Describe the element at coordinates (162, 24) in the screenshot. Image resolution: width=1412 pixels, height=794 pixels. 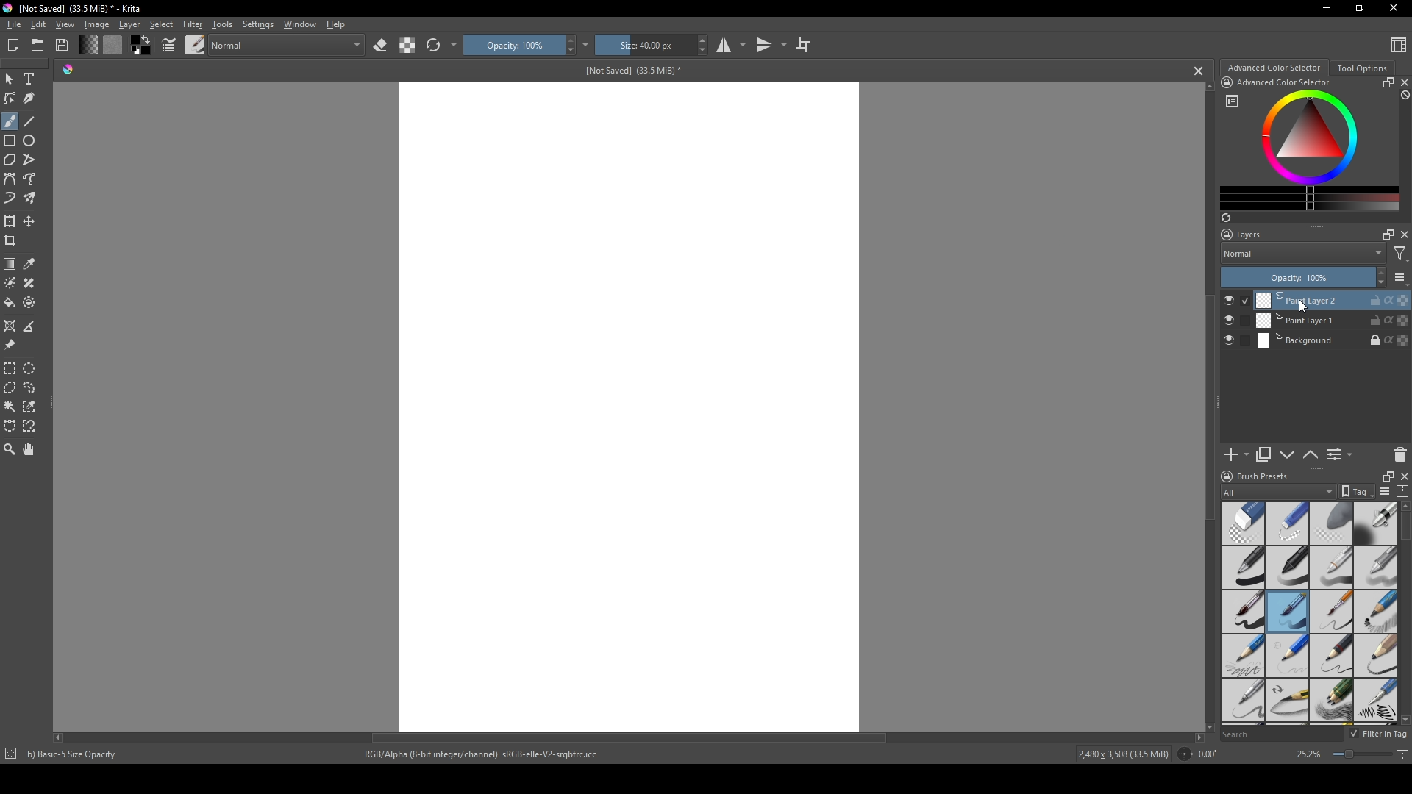
I see `Select` at that location.